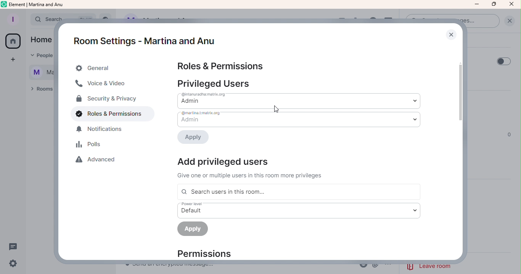  Describe the element at coordinates (277, 108) in the screenshot. I see `Cursor` at that location.